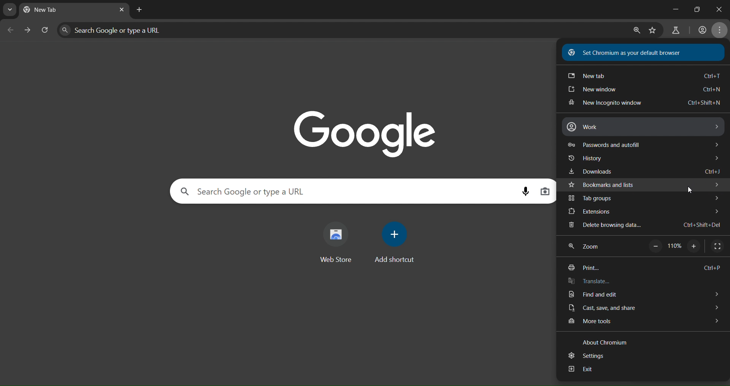 This screenshot has height=386, width=730. What do you see at coordinates (546, 191) in the screenshot?
I see `image search` at bounding box center [546, 191].